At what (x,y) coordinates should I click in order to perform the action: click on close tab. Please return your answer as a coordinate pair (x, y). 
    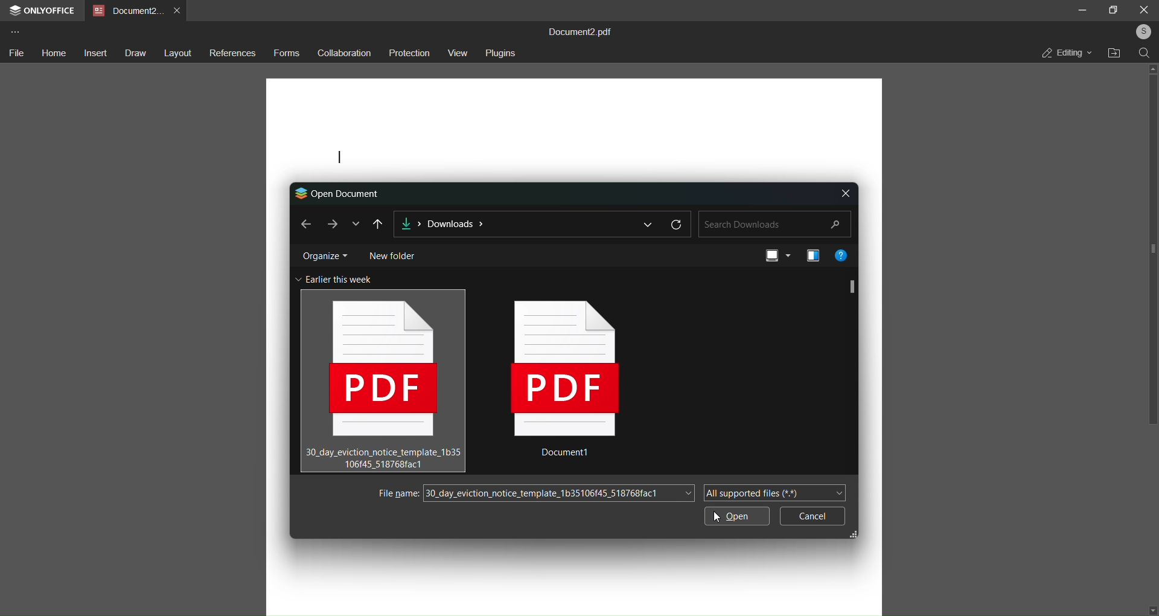
    Looking at the image, I should click on (179, 9).